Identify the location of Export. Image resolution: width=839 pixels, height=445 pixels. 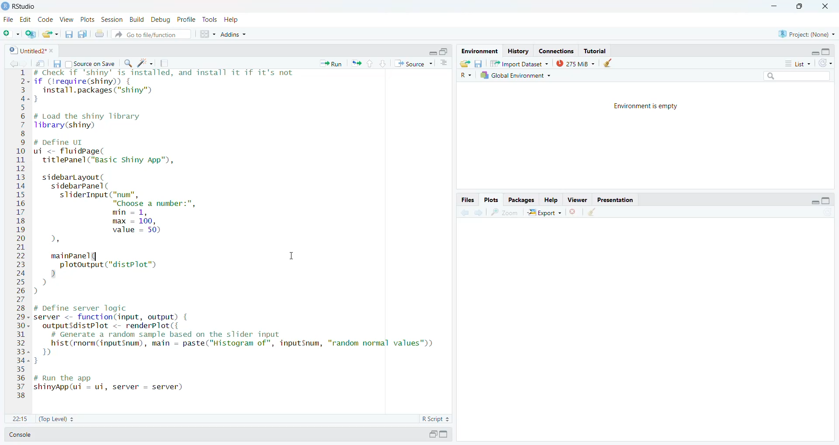
(544, 212).